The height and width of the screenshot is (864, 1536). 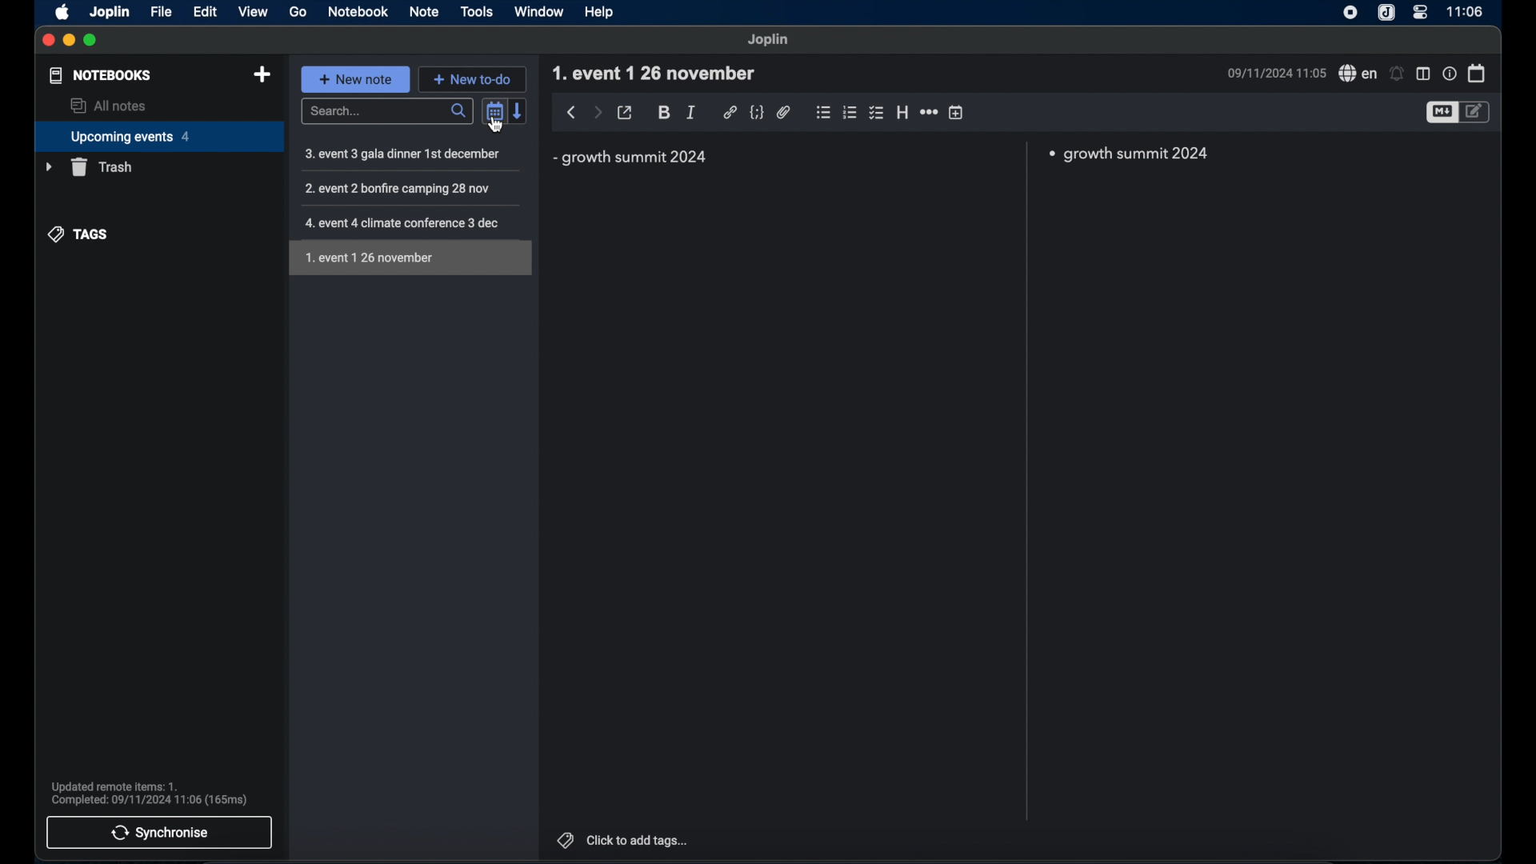 What do you see at coordinates (1388, 14) in the screenshot?
I see `joplin icon` at bounding box center [1388, 14].